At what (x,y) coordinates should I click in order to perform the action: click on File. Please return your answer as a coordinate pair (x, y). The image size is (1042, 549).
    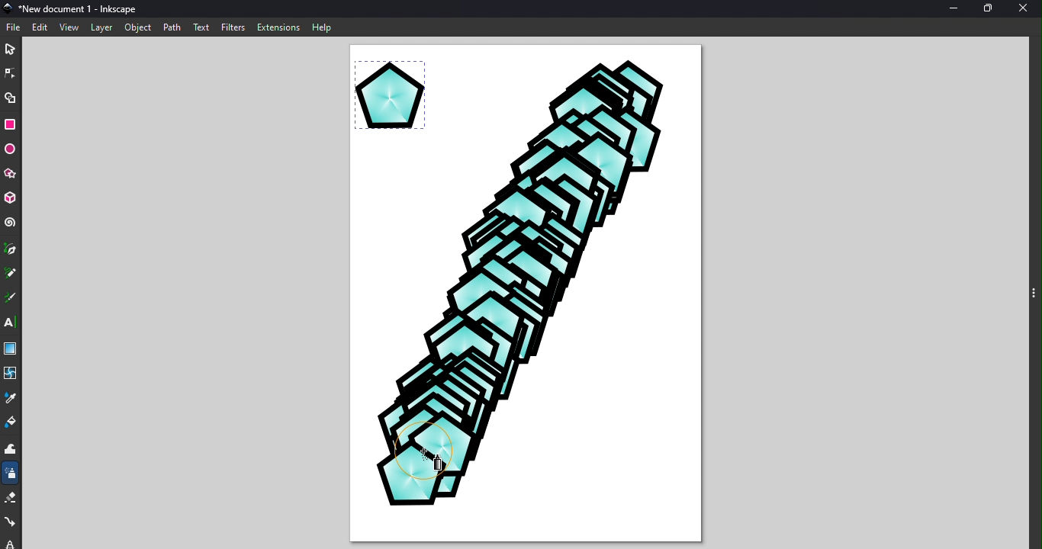
    Looking at the image, I should click on (14, 25).